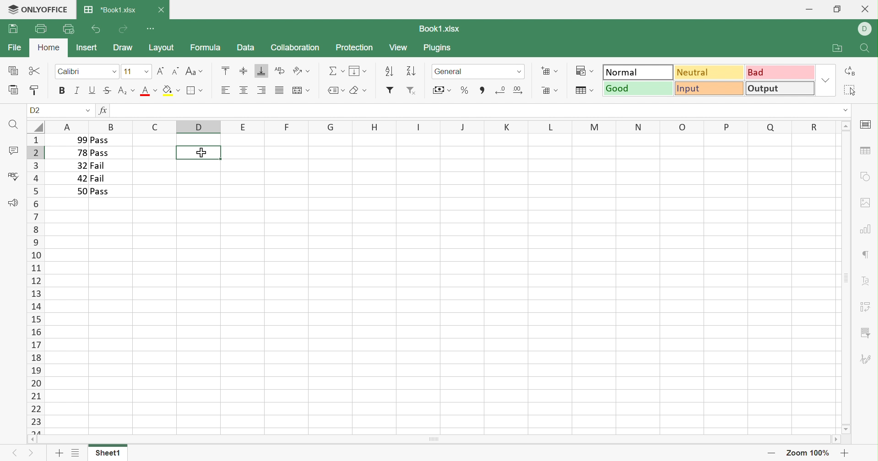 Image resolution: width=878 pixels, height=461 pixels. Describe the element at coordinates (161, 71) in the screenshot. I see `Font increment` at that location.